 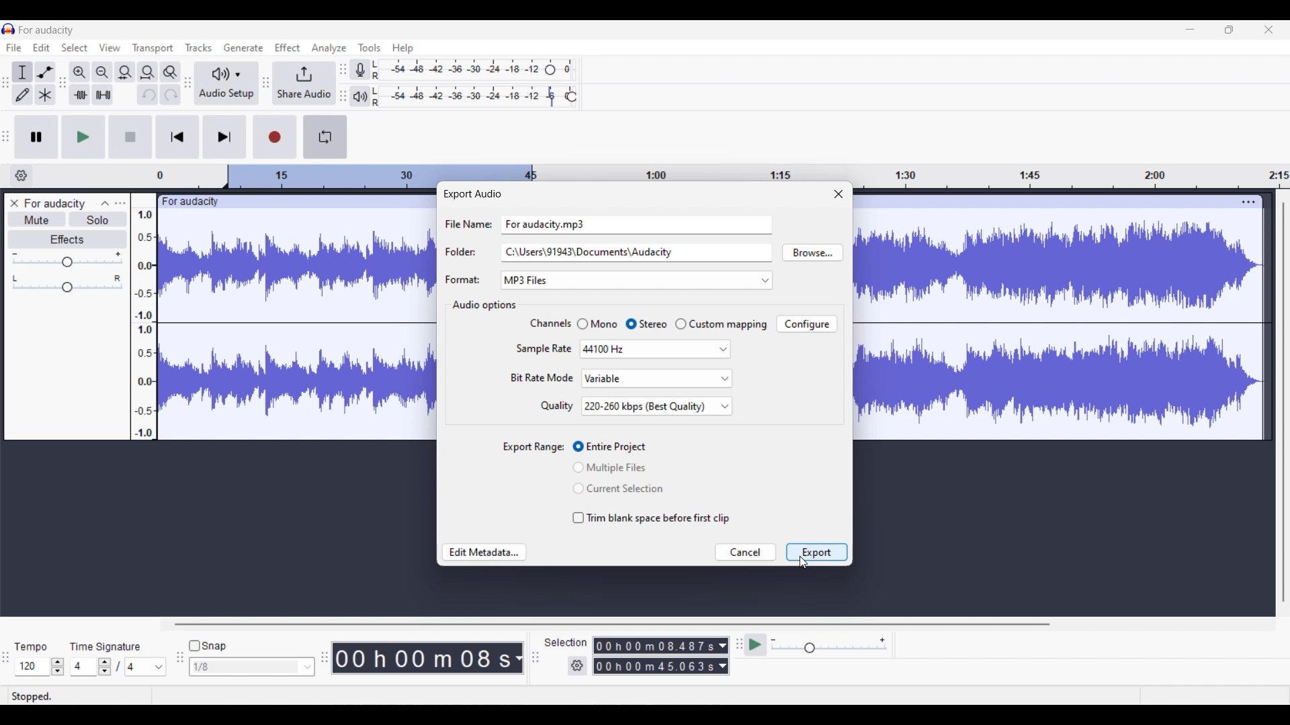 I want to click on Show in smaller tab, so click(x=1229, y=30).